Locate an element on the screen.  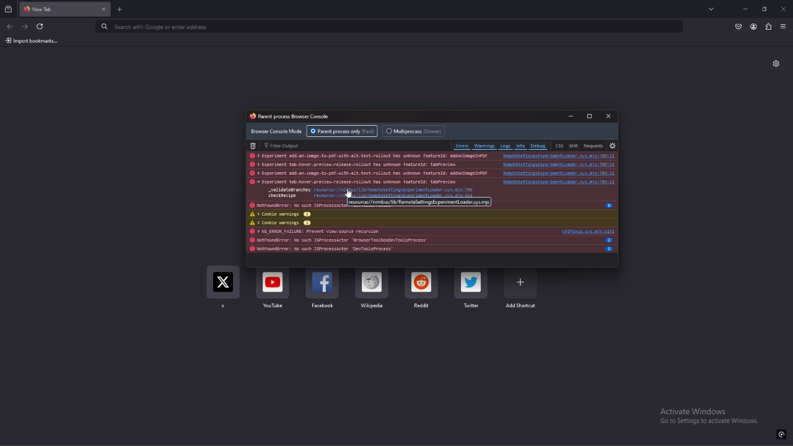
search bar is located at coordinates (389, 28).